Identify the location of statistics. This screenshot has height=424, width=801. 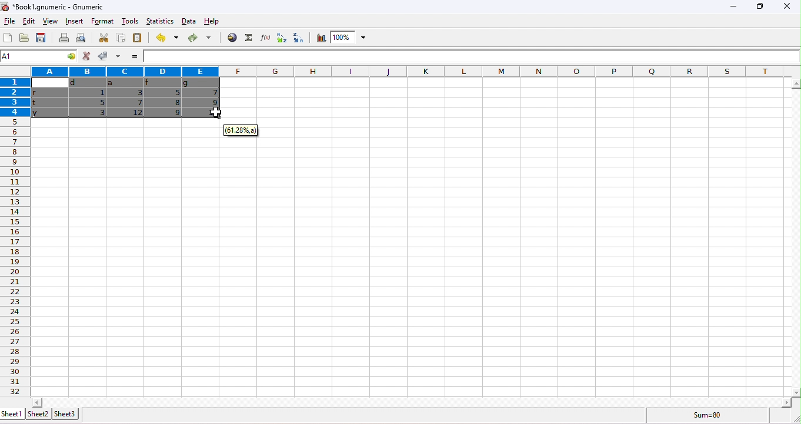
(160, 21).